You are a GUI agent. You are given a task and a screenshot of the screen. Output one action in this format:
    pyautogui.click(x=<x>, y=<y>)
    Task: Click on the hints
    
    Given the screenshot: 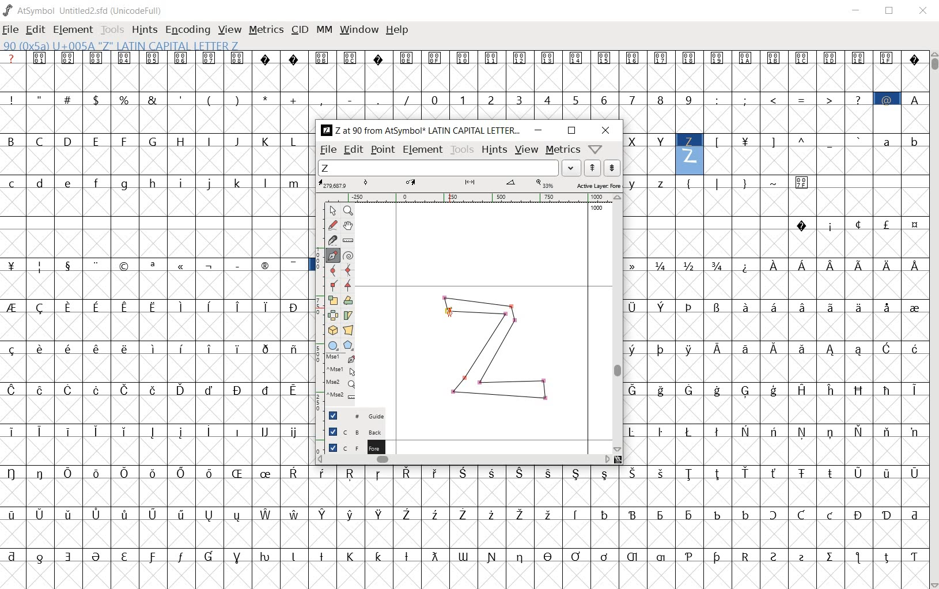 What is the action you would take?
    pyautogui.click(x=494, y=150)
    